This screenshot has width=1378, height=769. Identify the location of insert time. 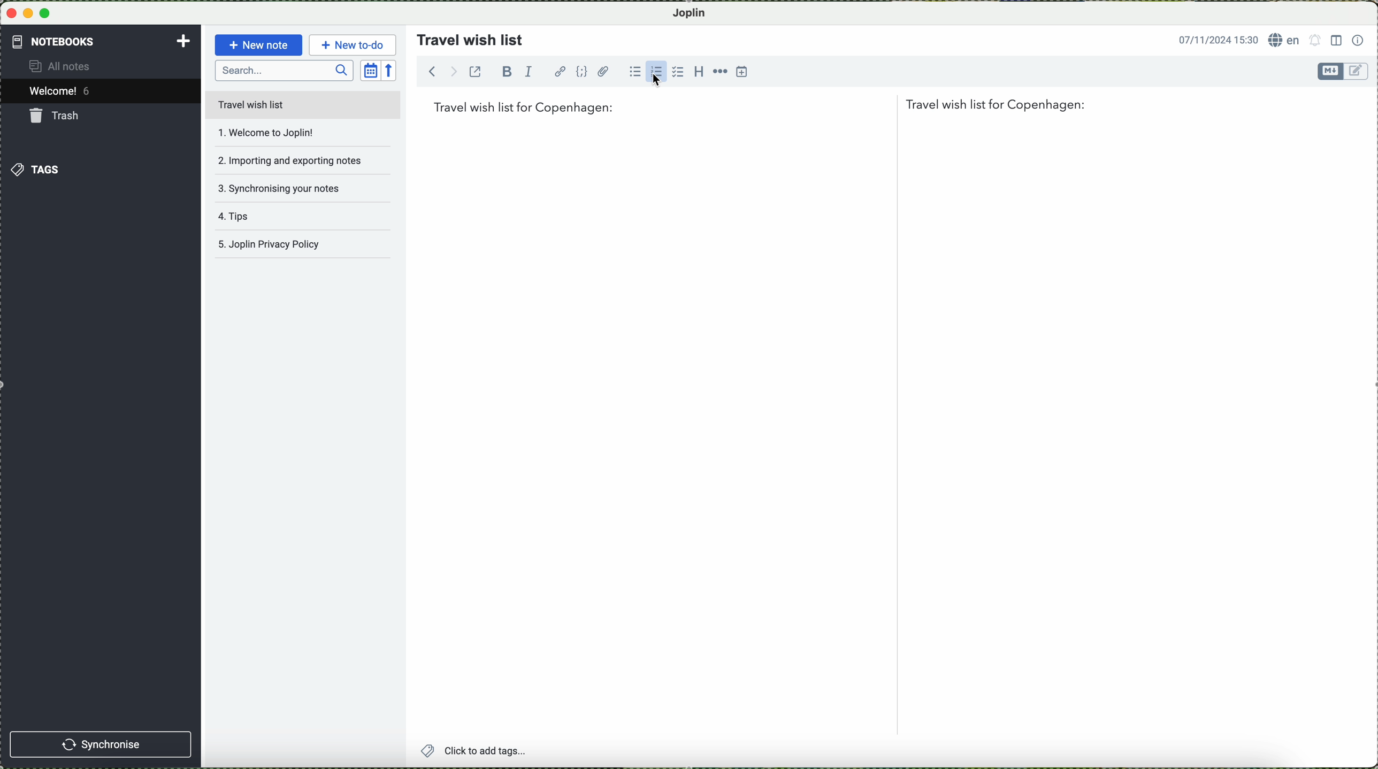
(743, 73).